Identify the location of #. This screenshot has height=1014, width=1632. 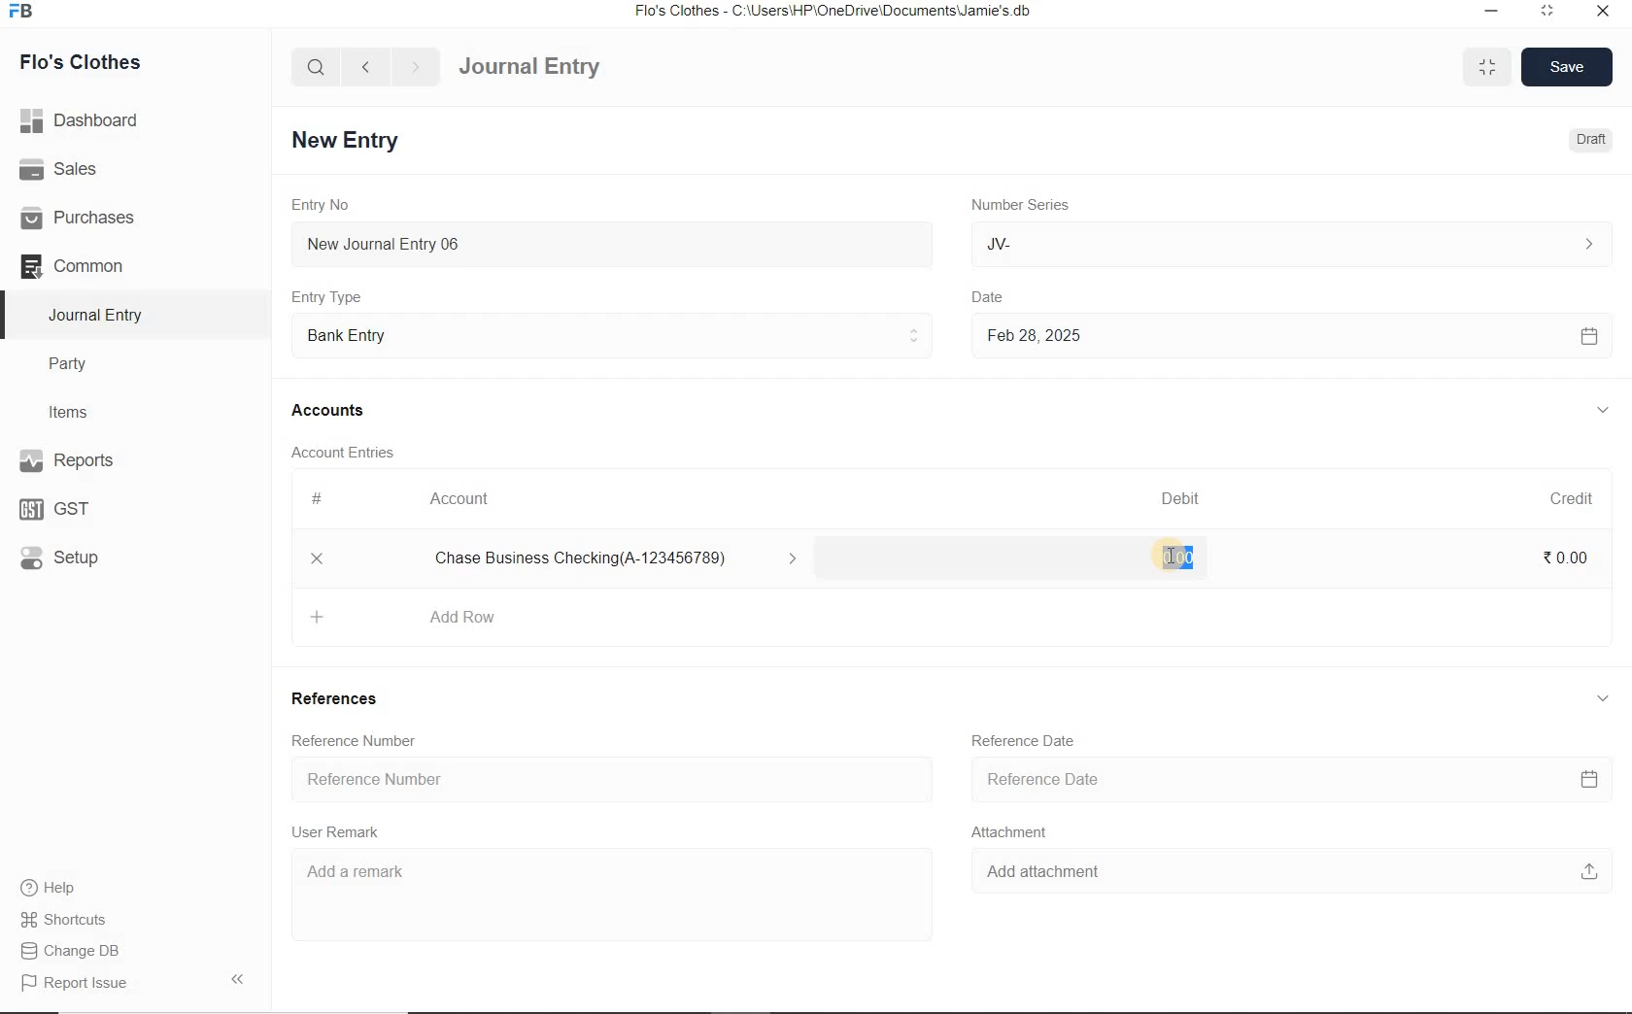
(318, 498).